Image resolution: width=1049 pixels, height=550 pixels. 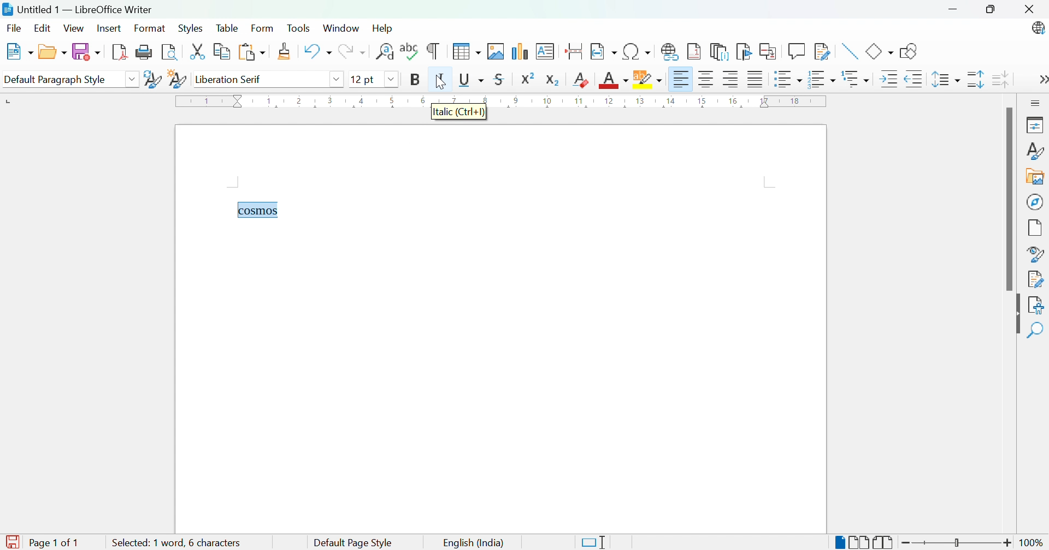 I want to click on Sidebar settings, so click(x=1037, y=103).